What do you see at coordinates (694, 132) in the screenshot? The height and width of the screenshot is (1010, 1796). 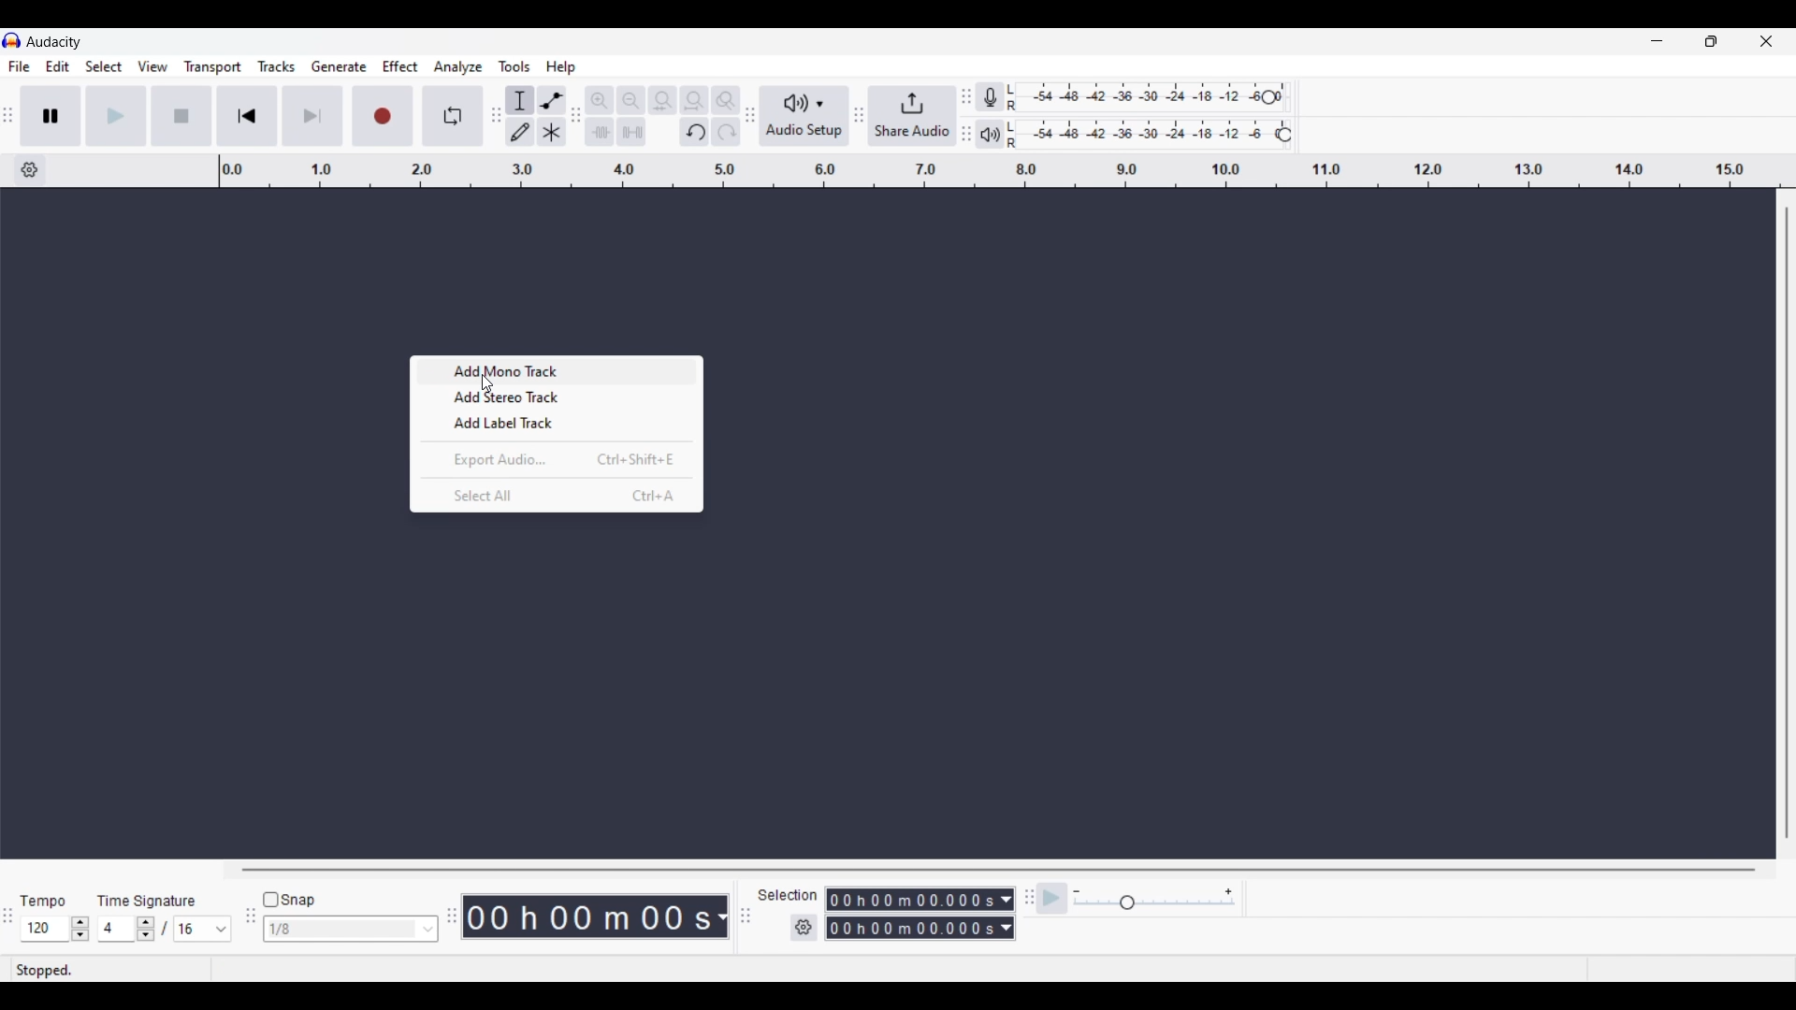 I see `Undo` at bounding box center [694, 132].